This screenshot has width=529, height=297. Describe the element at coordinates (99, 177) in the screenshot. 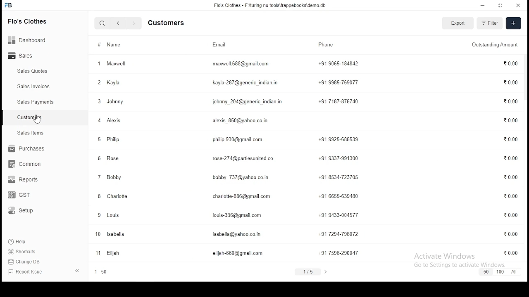

I see `7` at that location.